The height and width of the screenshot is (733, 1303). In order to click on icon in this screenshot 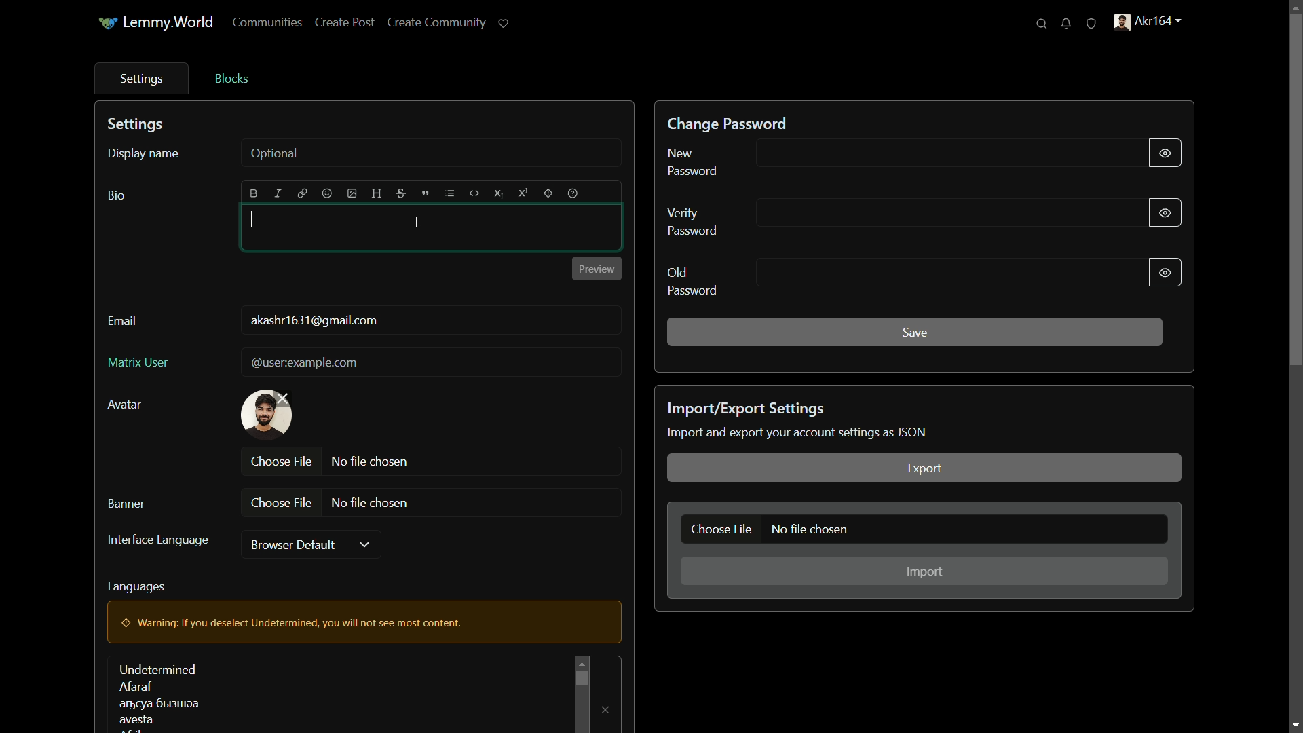, I will do `click(107, 23)`.